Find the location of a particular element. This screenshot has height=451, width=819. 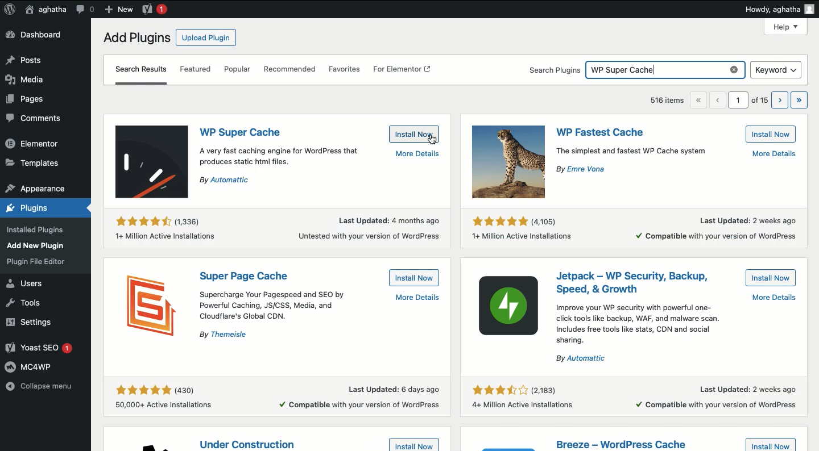

Upload plugin is located at coordinates (205, 37).